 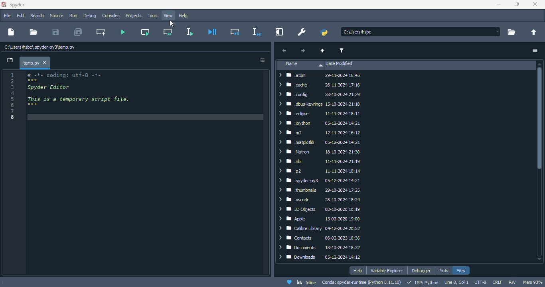 What do you see at coordinates (511, 32) in the screenshot?
I see `browse a working directory` at bounding box center [511, 32].